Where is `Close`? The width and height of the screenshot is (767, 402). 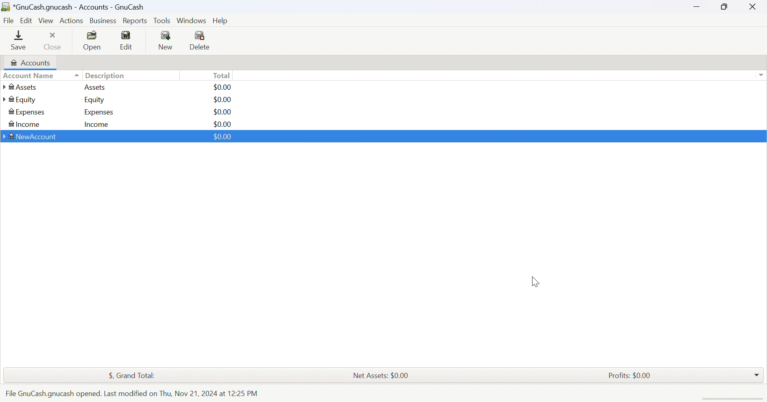 Close is located at coordinates (53, 40).